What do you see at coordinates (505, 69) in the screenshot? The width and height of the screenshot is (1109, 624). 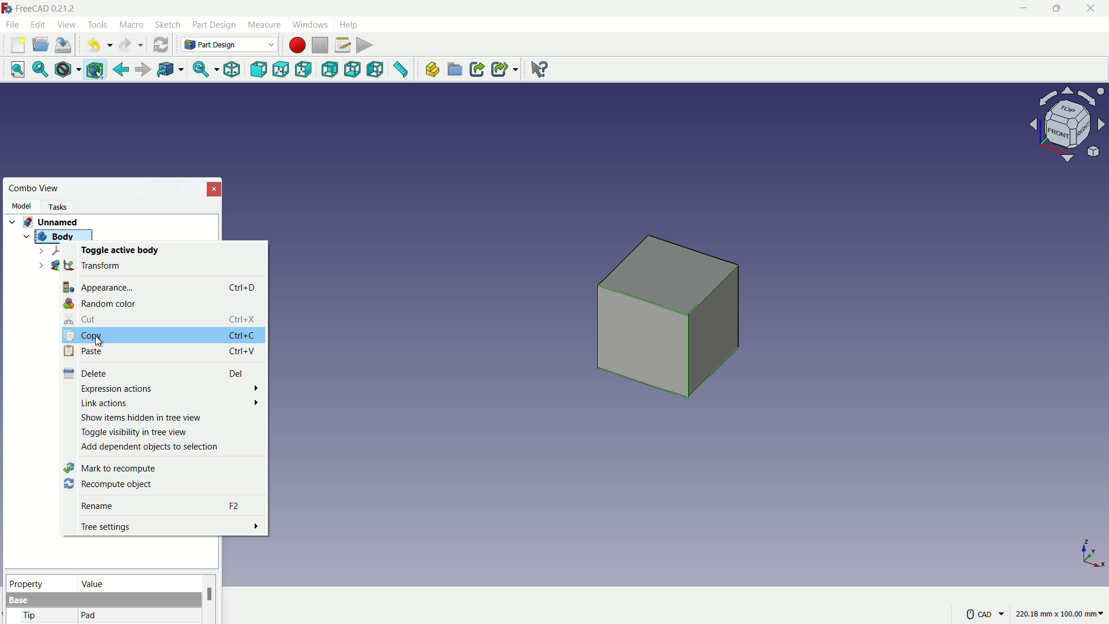 I see `make sublink` at bounding box center [505, 69].